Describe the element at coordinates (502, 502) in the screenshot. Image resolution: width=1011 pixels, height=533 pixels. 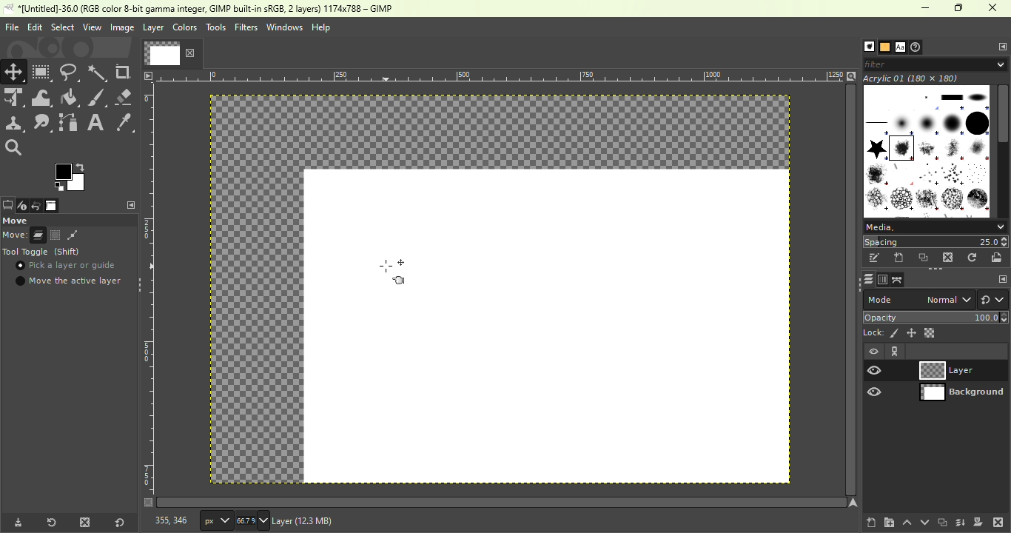
I see `Vertical scrollbar` at that location.